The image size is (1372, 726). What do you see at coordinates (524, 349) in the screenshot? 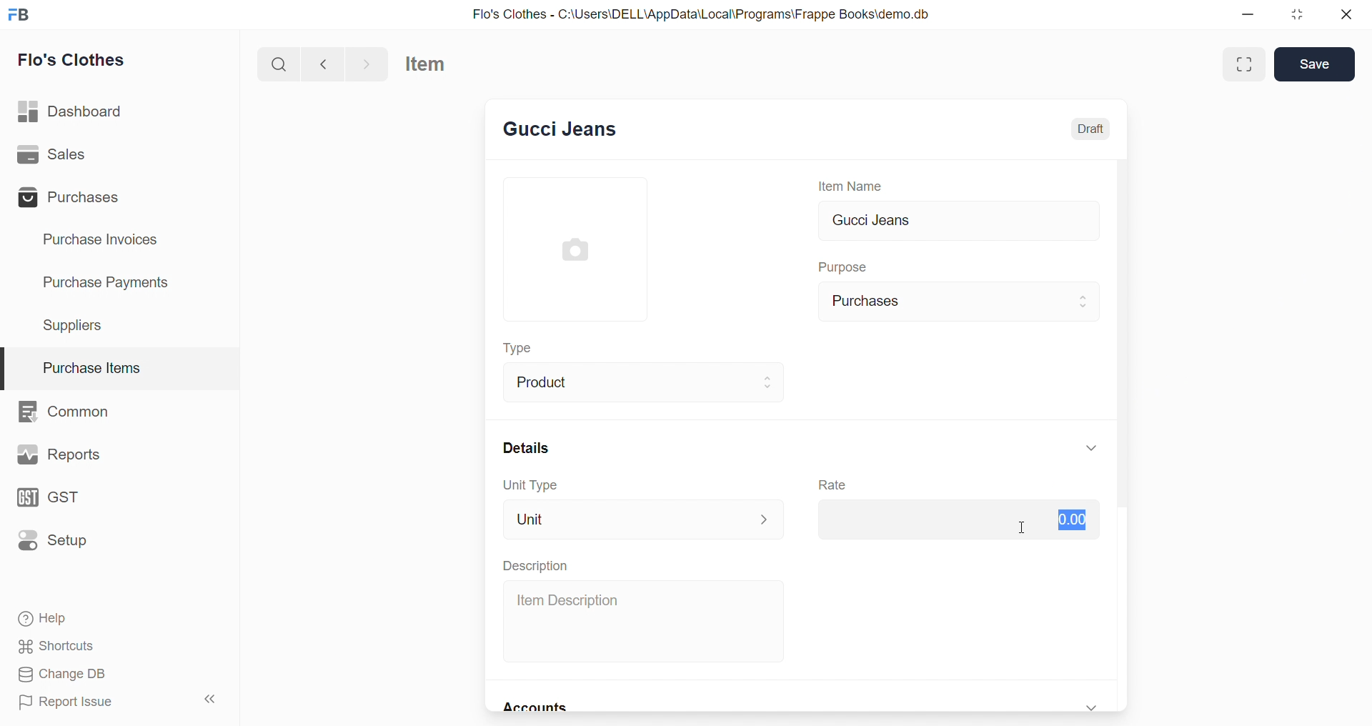
I see `Type` at bounding box center [524, 349].